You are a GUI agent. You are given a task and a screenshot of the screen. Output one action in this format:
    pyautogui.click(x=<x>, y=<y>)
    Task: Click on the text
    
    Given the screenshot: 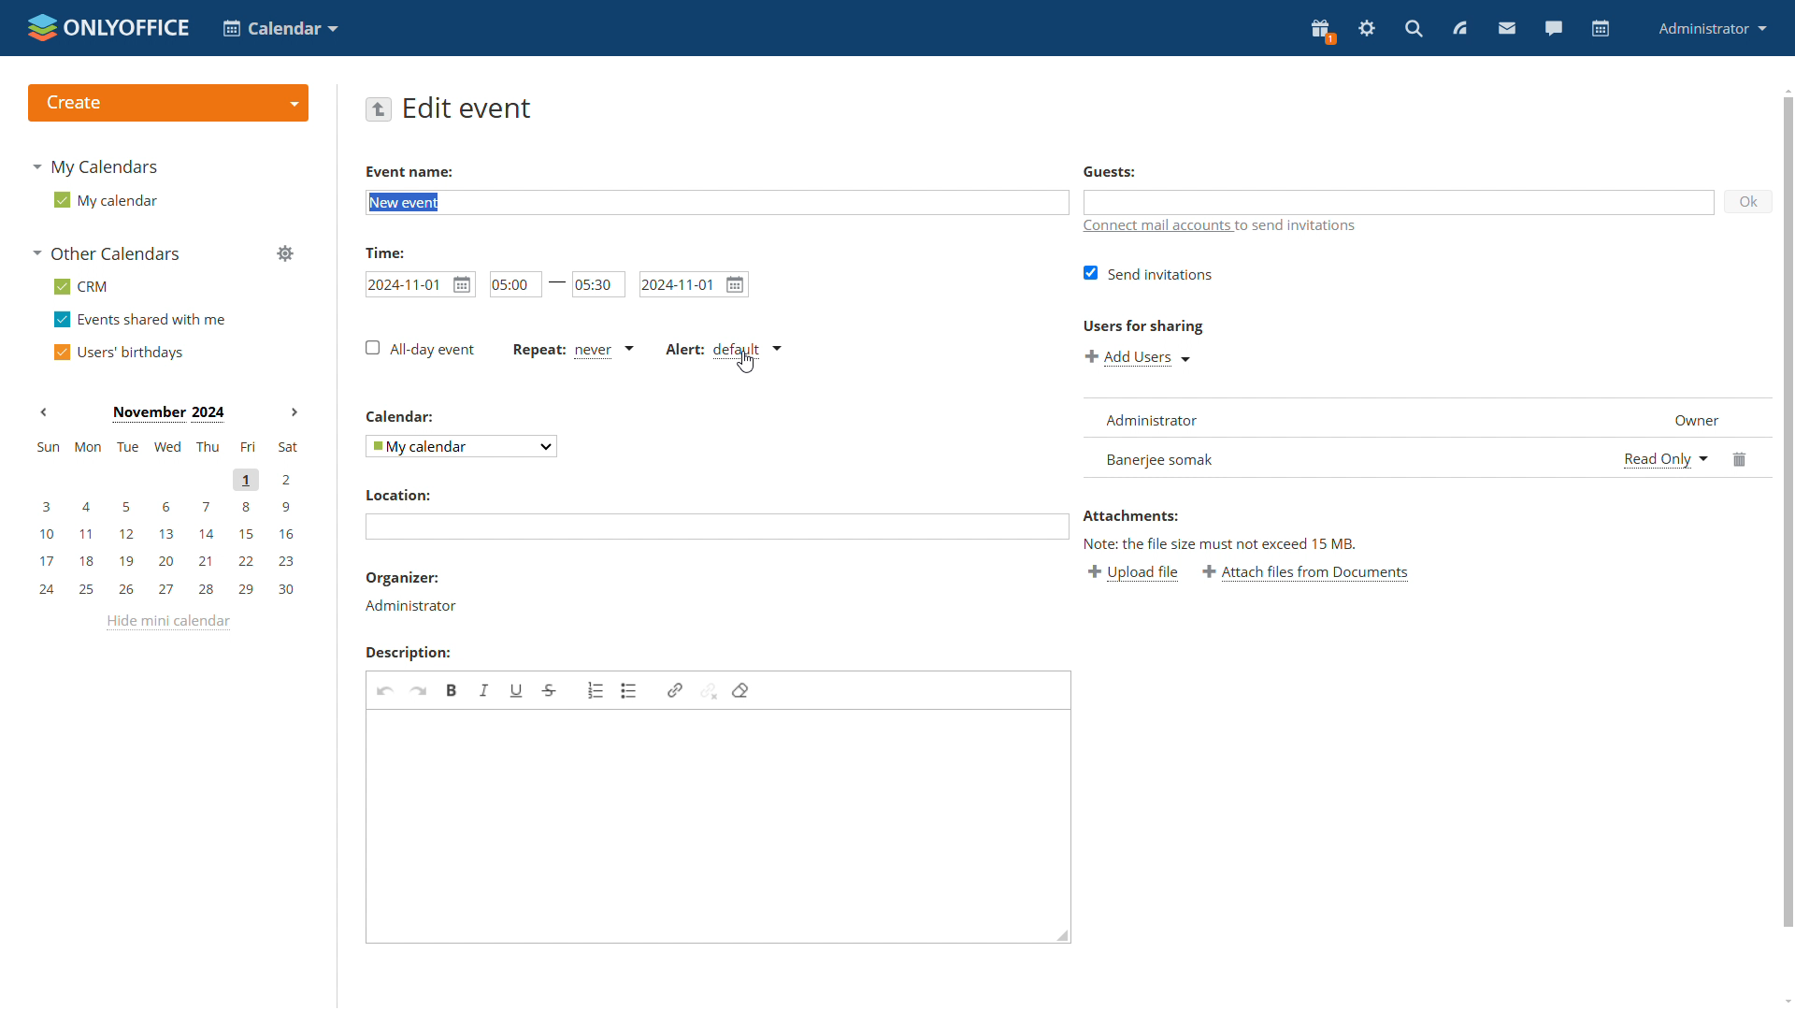 What is the action you would take?
    pyautogui.click(x=1303, y=226)
    